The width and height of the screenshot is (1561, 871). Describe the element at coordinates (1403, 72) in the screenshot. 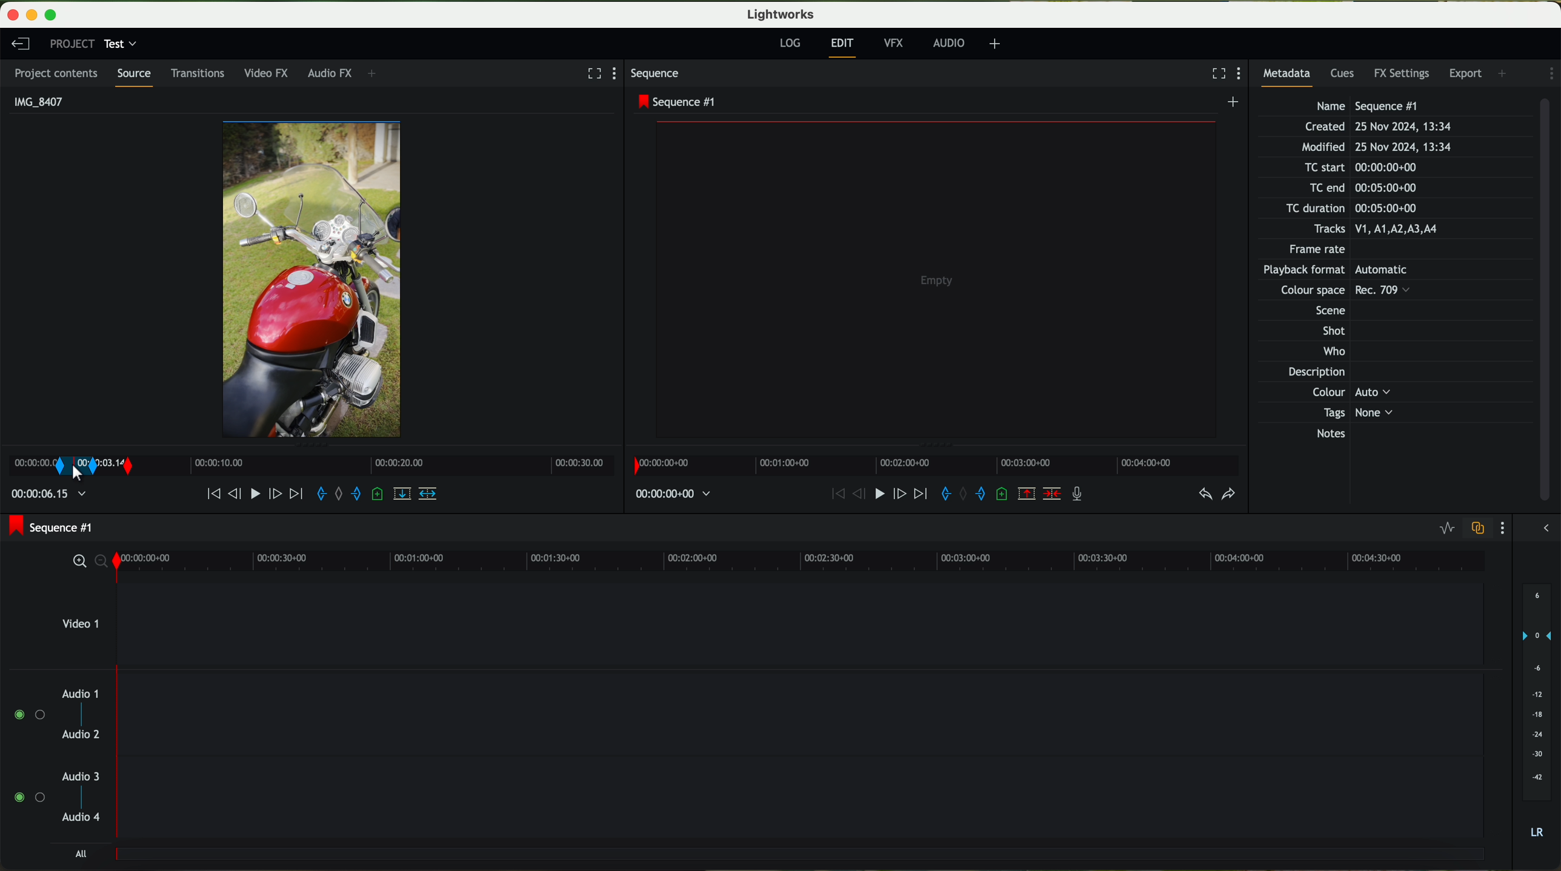

I see `FX settings` at that location.